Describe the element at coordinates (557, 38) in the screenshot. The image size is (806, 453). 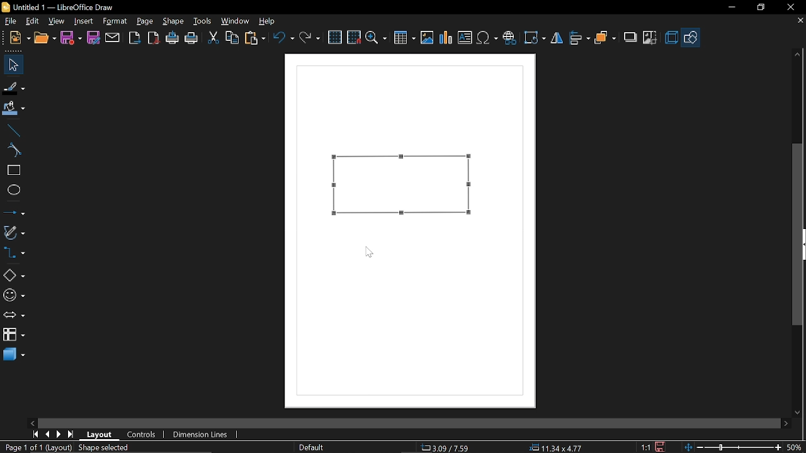
I see `flip` at that location.